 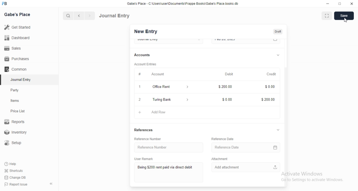 I want to click on Account Entries., so click(x=145, y=64).